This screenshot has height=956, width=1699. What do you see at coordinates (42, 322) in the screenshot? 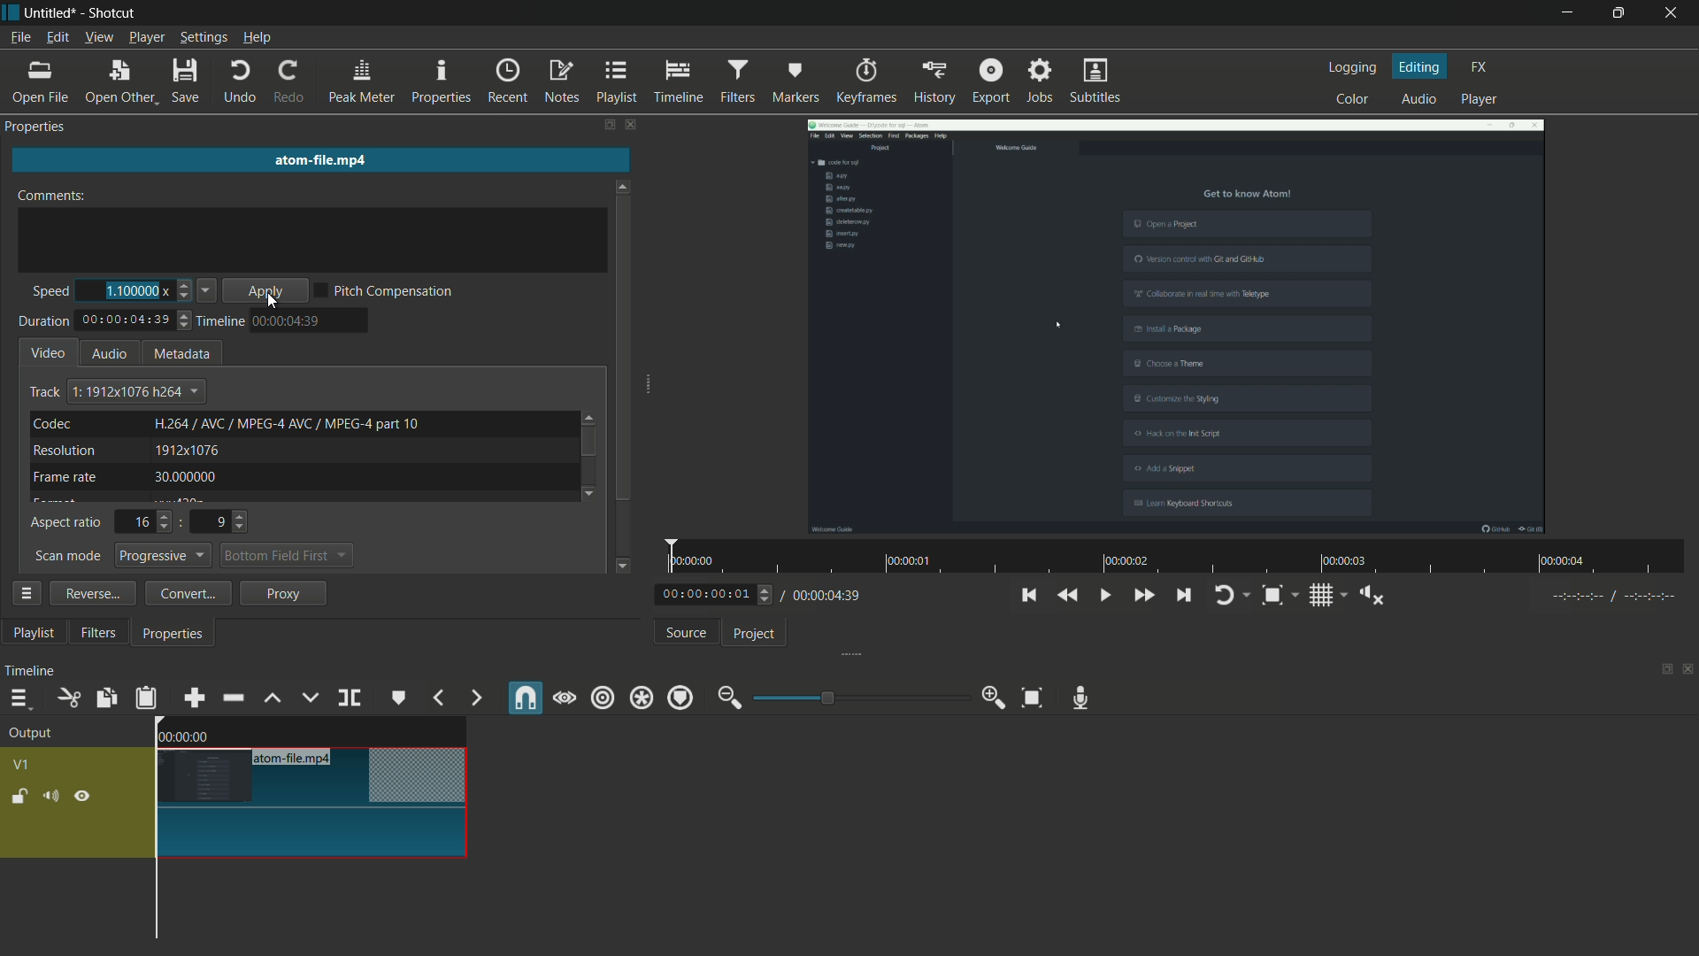
I see `duration` at bounding box center [42, 322].